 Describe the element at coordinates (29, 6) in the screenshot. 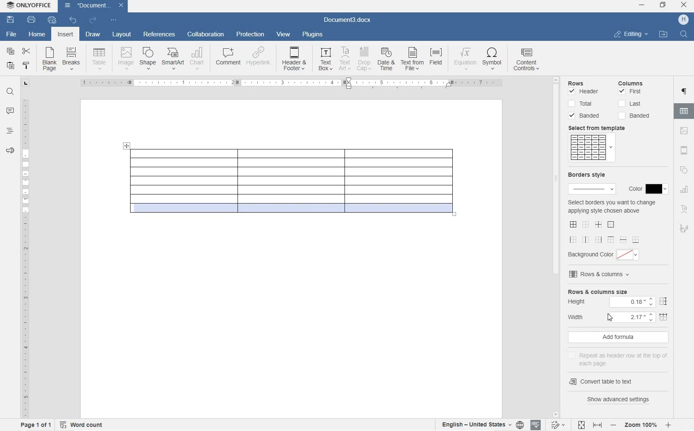

I see `ONLYOFFICE` at that location.